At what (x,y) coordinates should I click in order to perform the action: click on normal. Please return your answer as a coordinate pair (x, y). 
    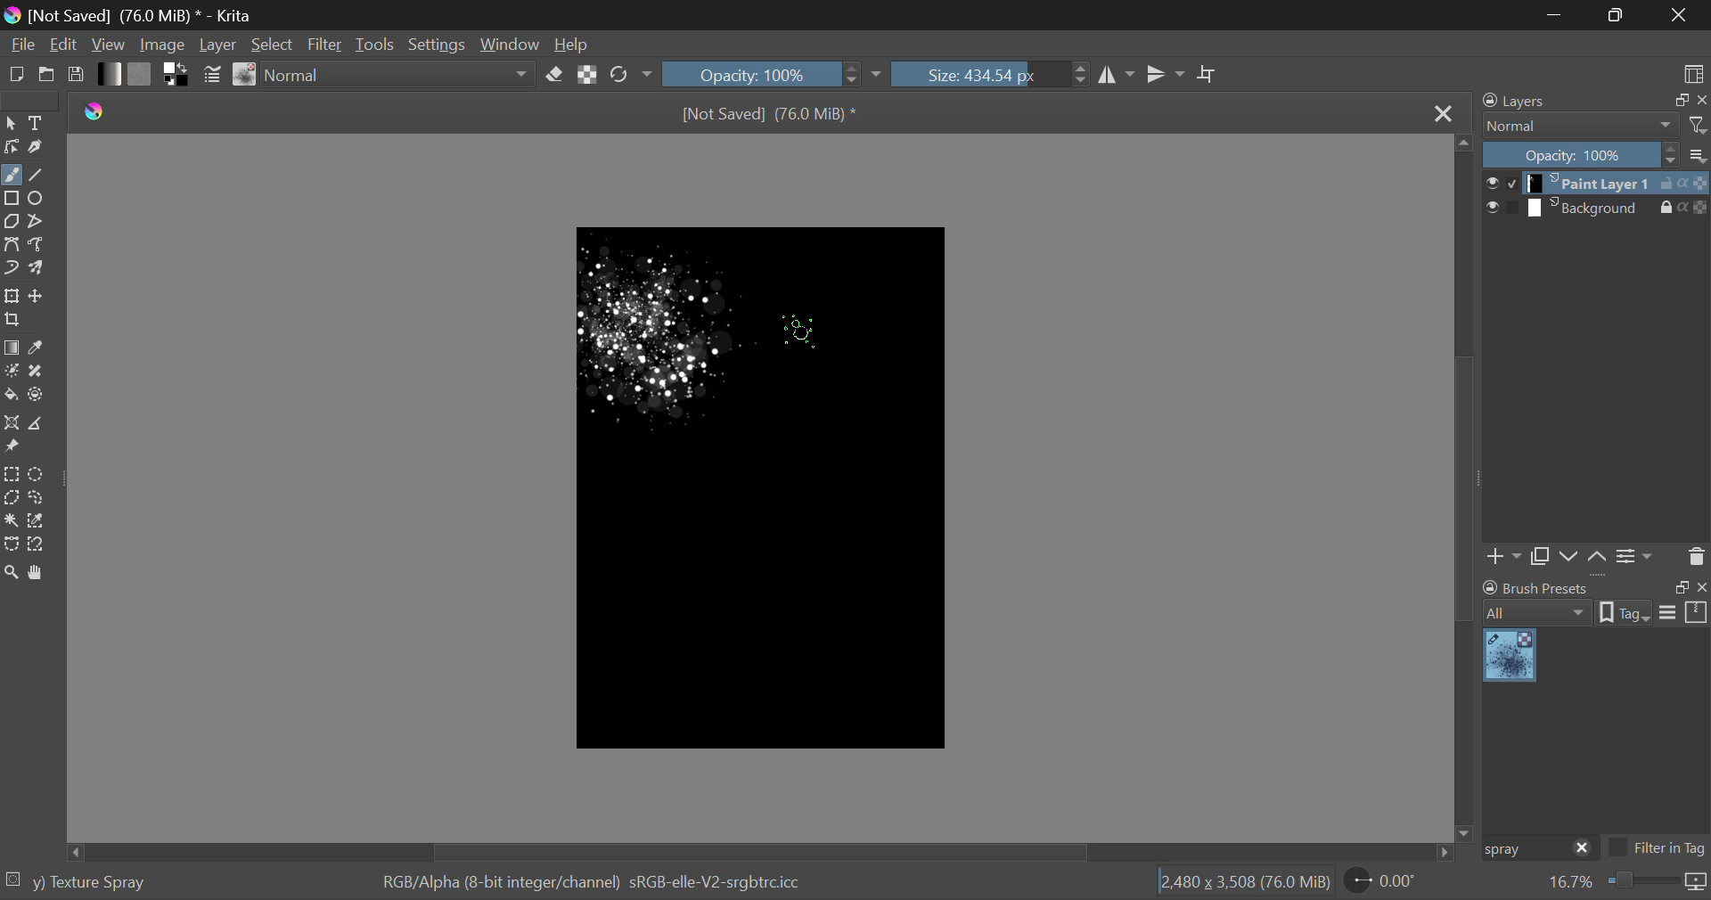
    Looking at the image, I should click on (1581, 126).